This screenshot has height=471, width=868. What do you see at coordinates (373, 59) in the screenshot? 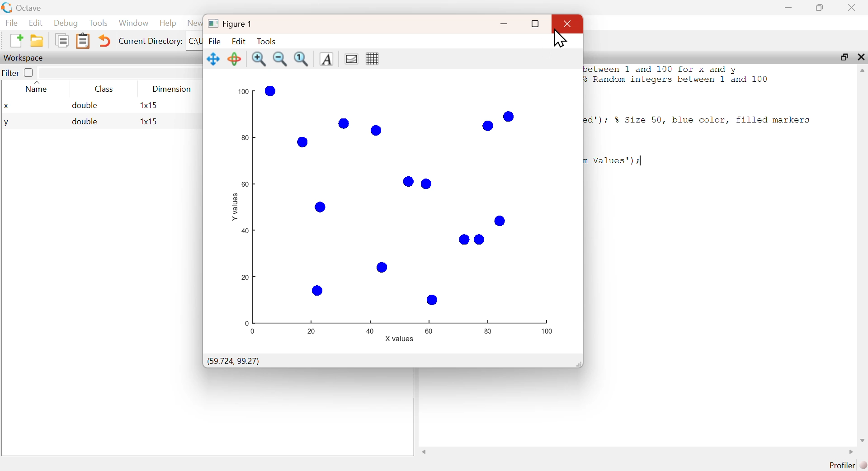
I see `Grid` at bounding box center [373, 59].